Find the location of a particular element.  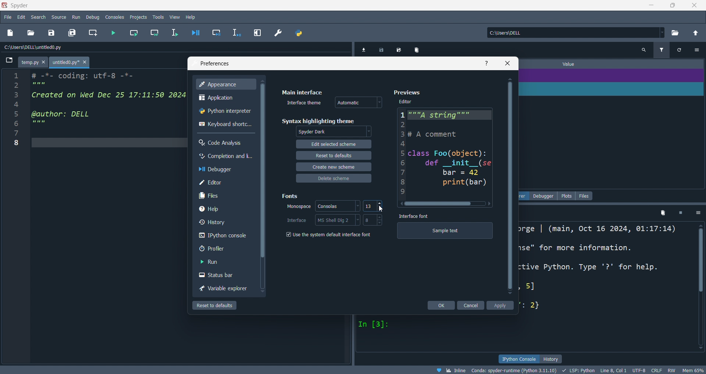

Use the system default interface font is located at coordinates (328, 234).